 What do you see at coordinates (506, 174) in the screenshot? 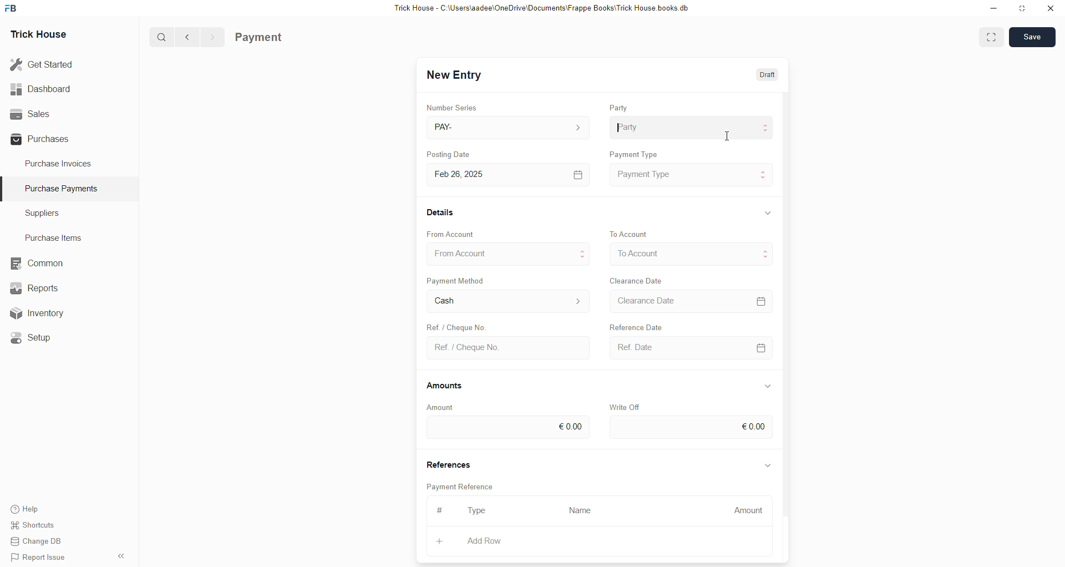
I see `Feb 26, 2025 ` at bounding box center [506, 174].